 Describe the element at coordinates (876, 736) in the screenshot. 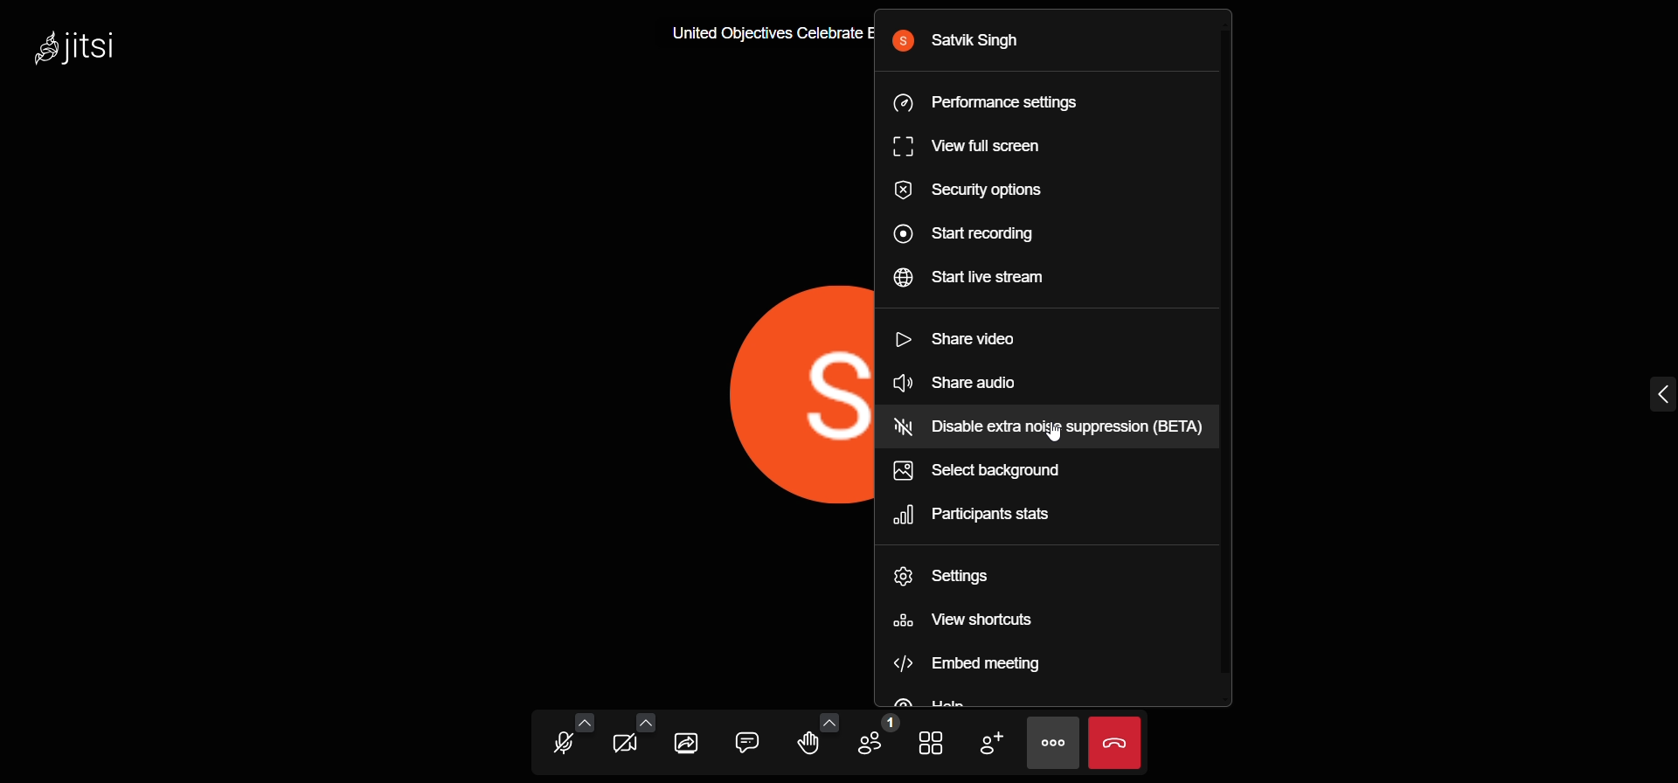

I see `participants` at that location.